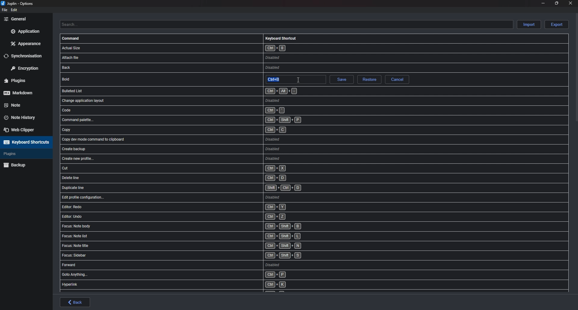  What do you see at coordinates (14, 10) in the screenshot?
I see `edit` at bounding box center [14, 10].